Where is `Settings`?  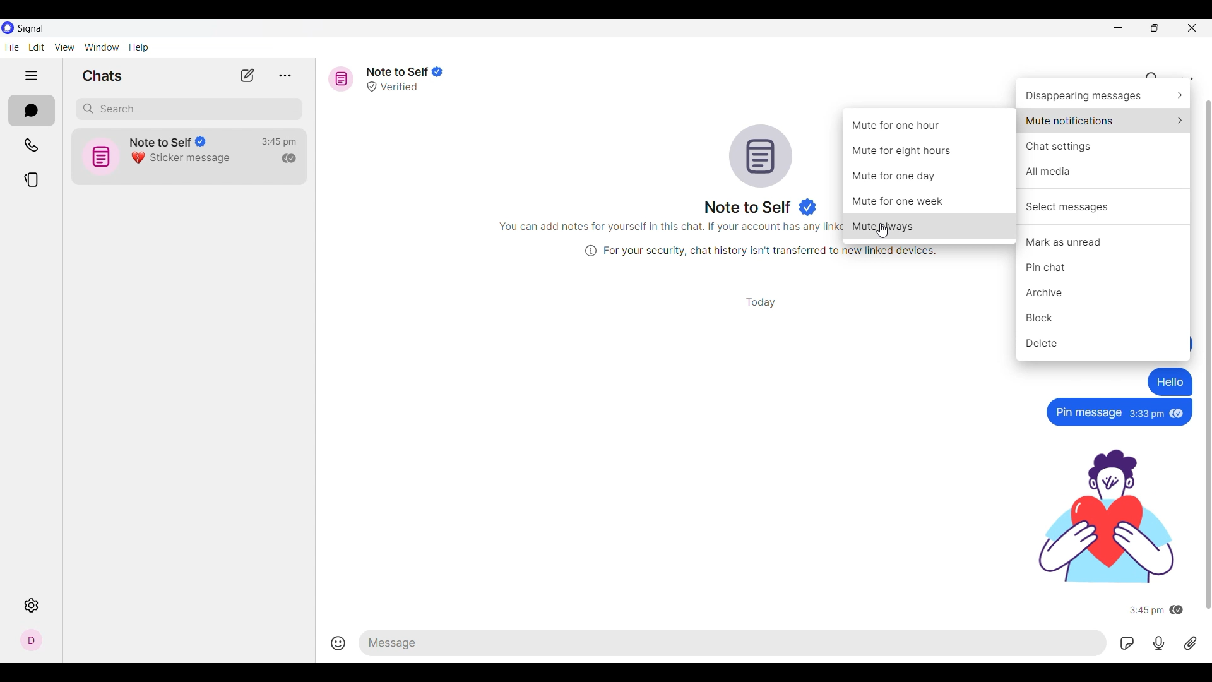
Settings is located at coordinates (31, 605).